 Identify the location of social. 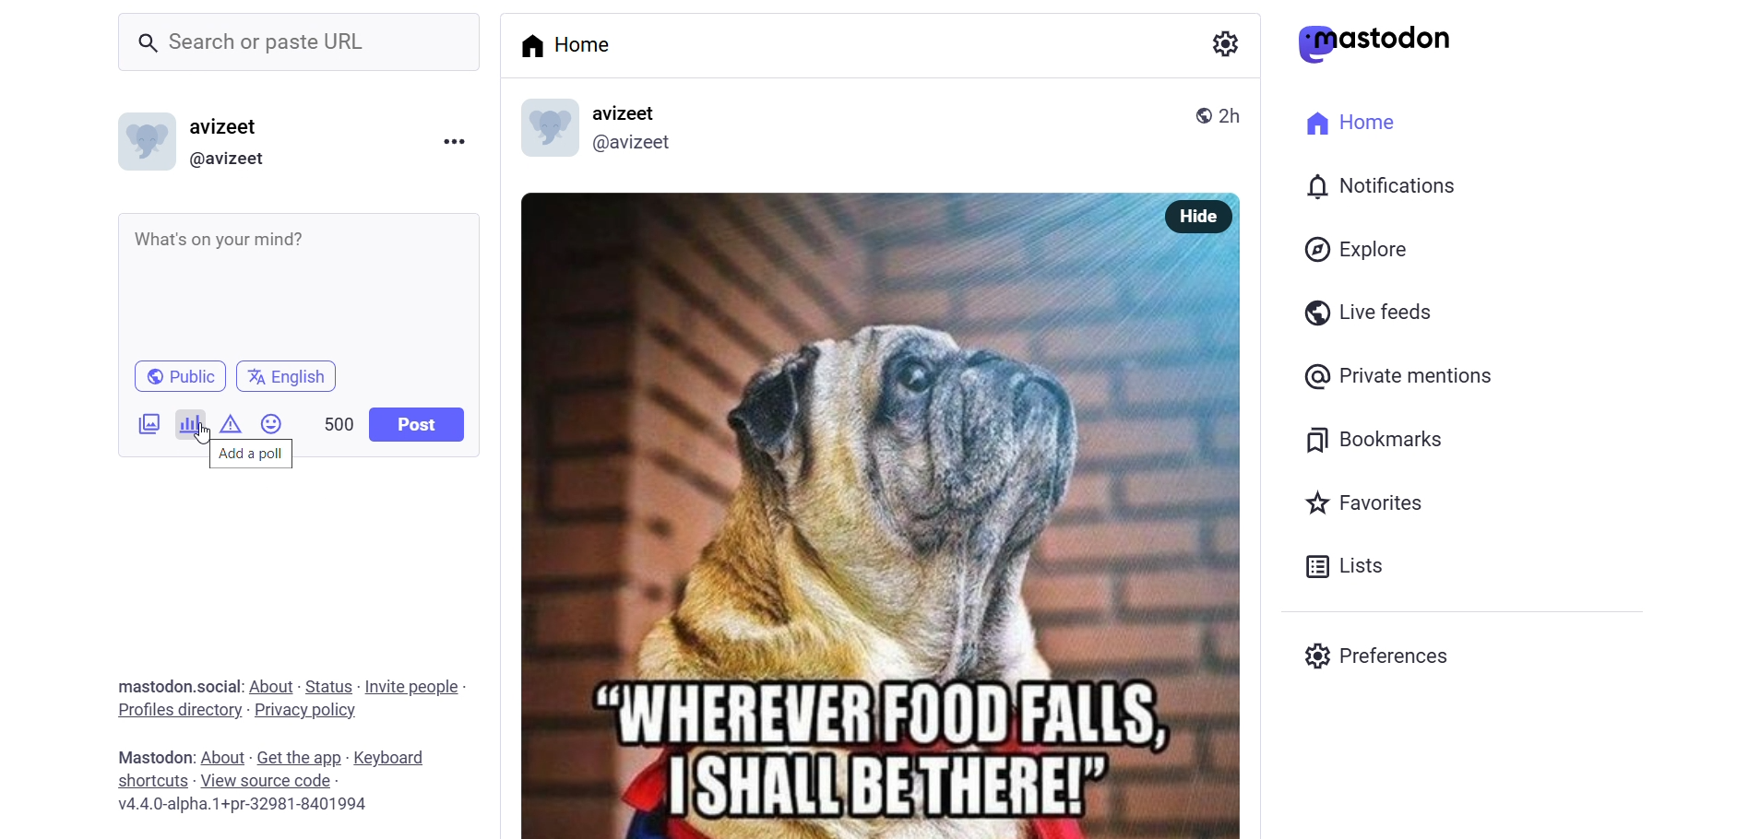
(216, 686).